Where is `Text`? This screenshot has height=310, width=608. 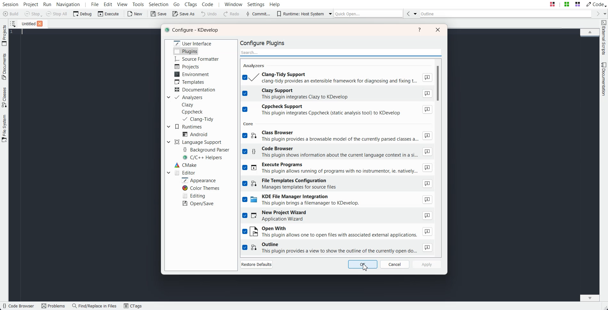
Text is located at coordinates (265, 43).